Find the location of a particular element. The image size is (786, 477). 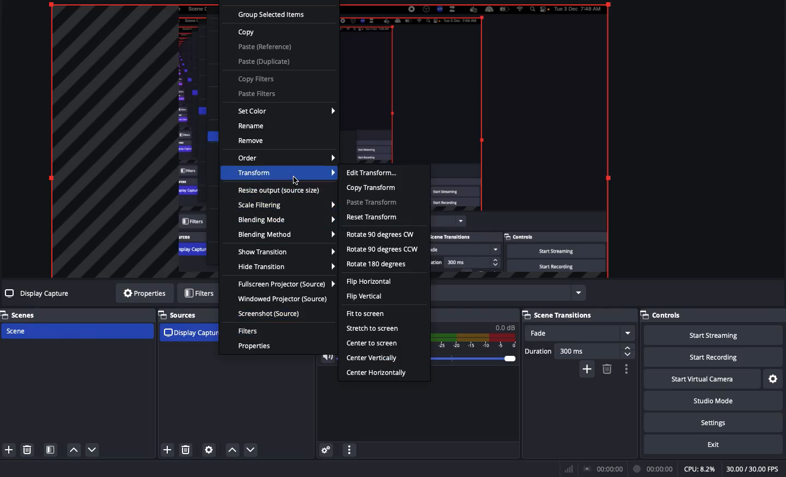

Reset transform is located at coordinates (373, 217).